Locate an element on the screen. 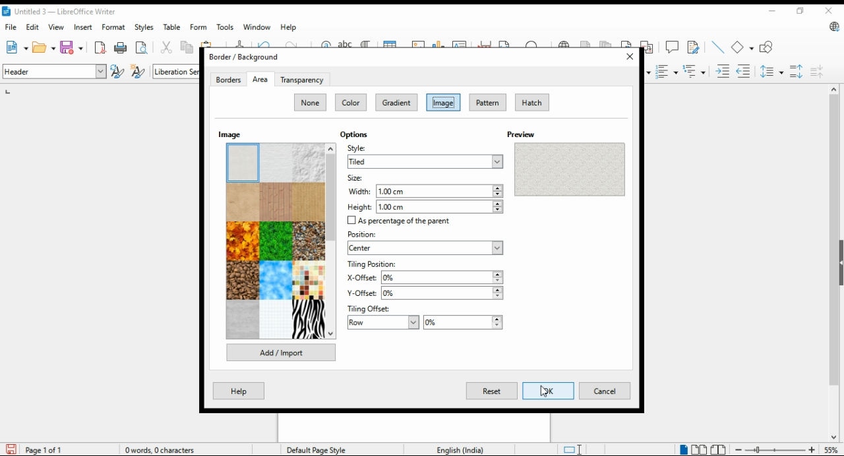 This screenshot has width=844, height=456. close window is located at coordinates (628, 57).